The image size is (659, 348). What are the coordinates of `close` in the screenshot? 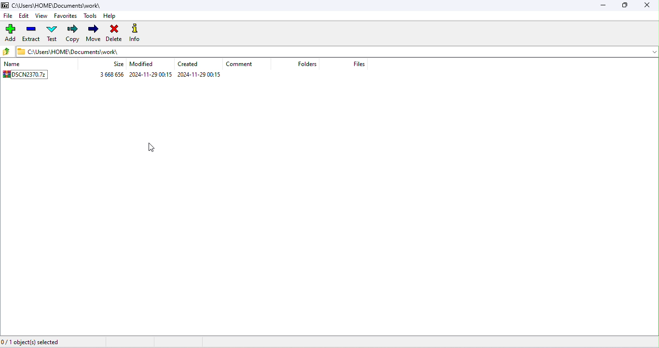 It's located at (647, 6).